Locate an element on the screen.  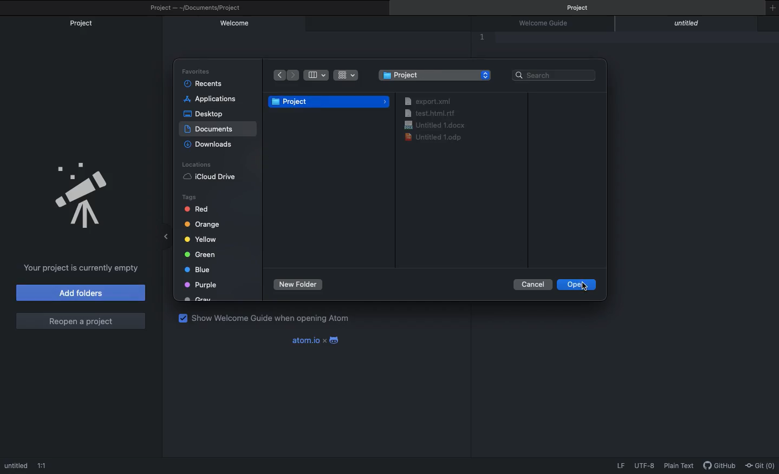
iCloud Drive is located at coordinates (212, 176).